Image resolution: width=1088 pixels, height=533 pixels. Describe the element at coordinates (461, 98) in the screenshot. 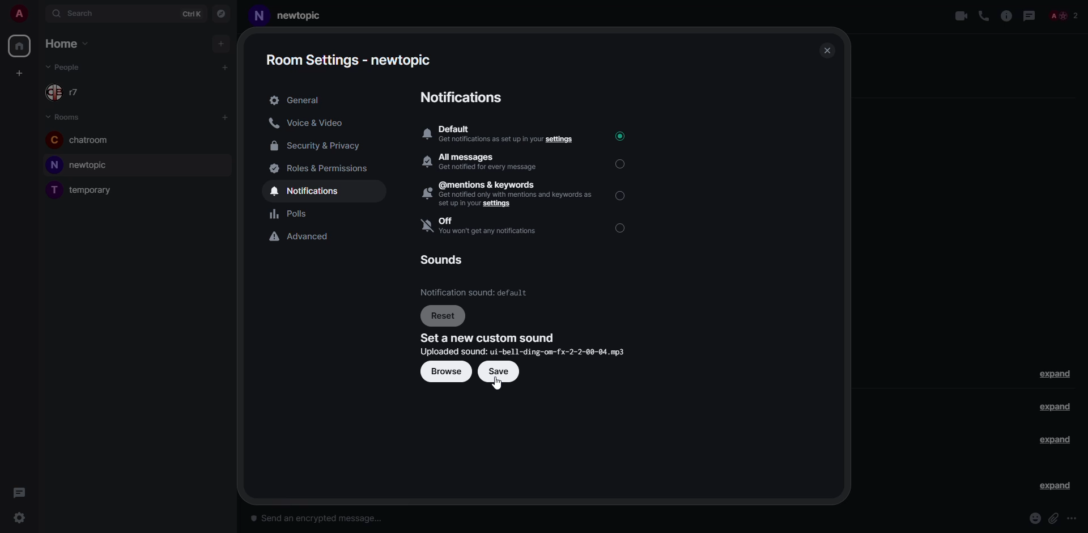

I see `notifications` at that location.